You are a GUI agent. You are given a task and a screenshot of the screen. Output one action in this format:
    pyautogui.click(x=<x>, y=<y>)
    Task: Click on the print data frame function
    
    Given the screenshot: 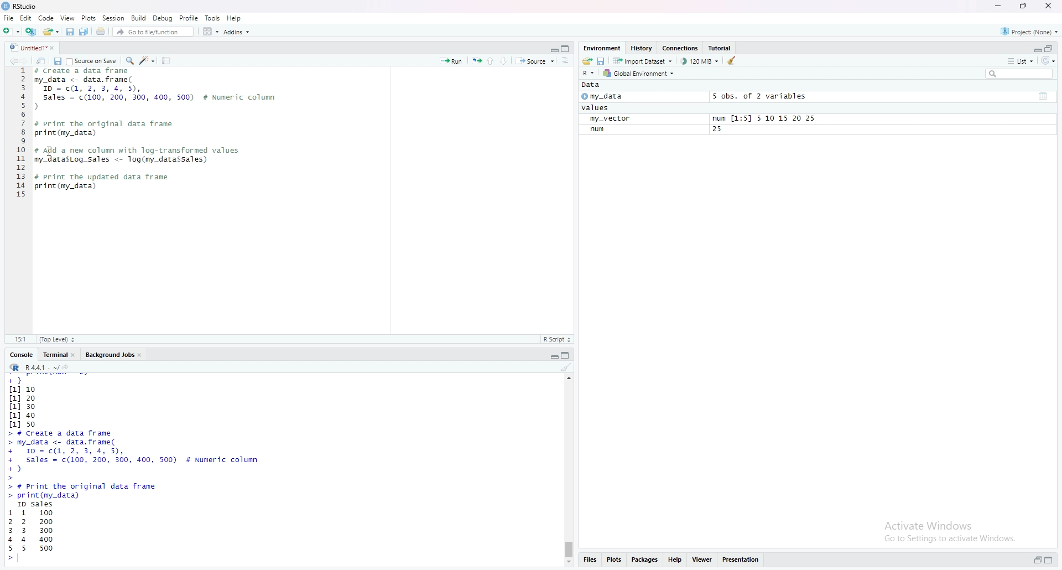 What is the action you would take?
    pyautogui.click(x=92, y=491)
    